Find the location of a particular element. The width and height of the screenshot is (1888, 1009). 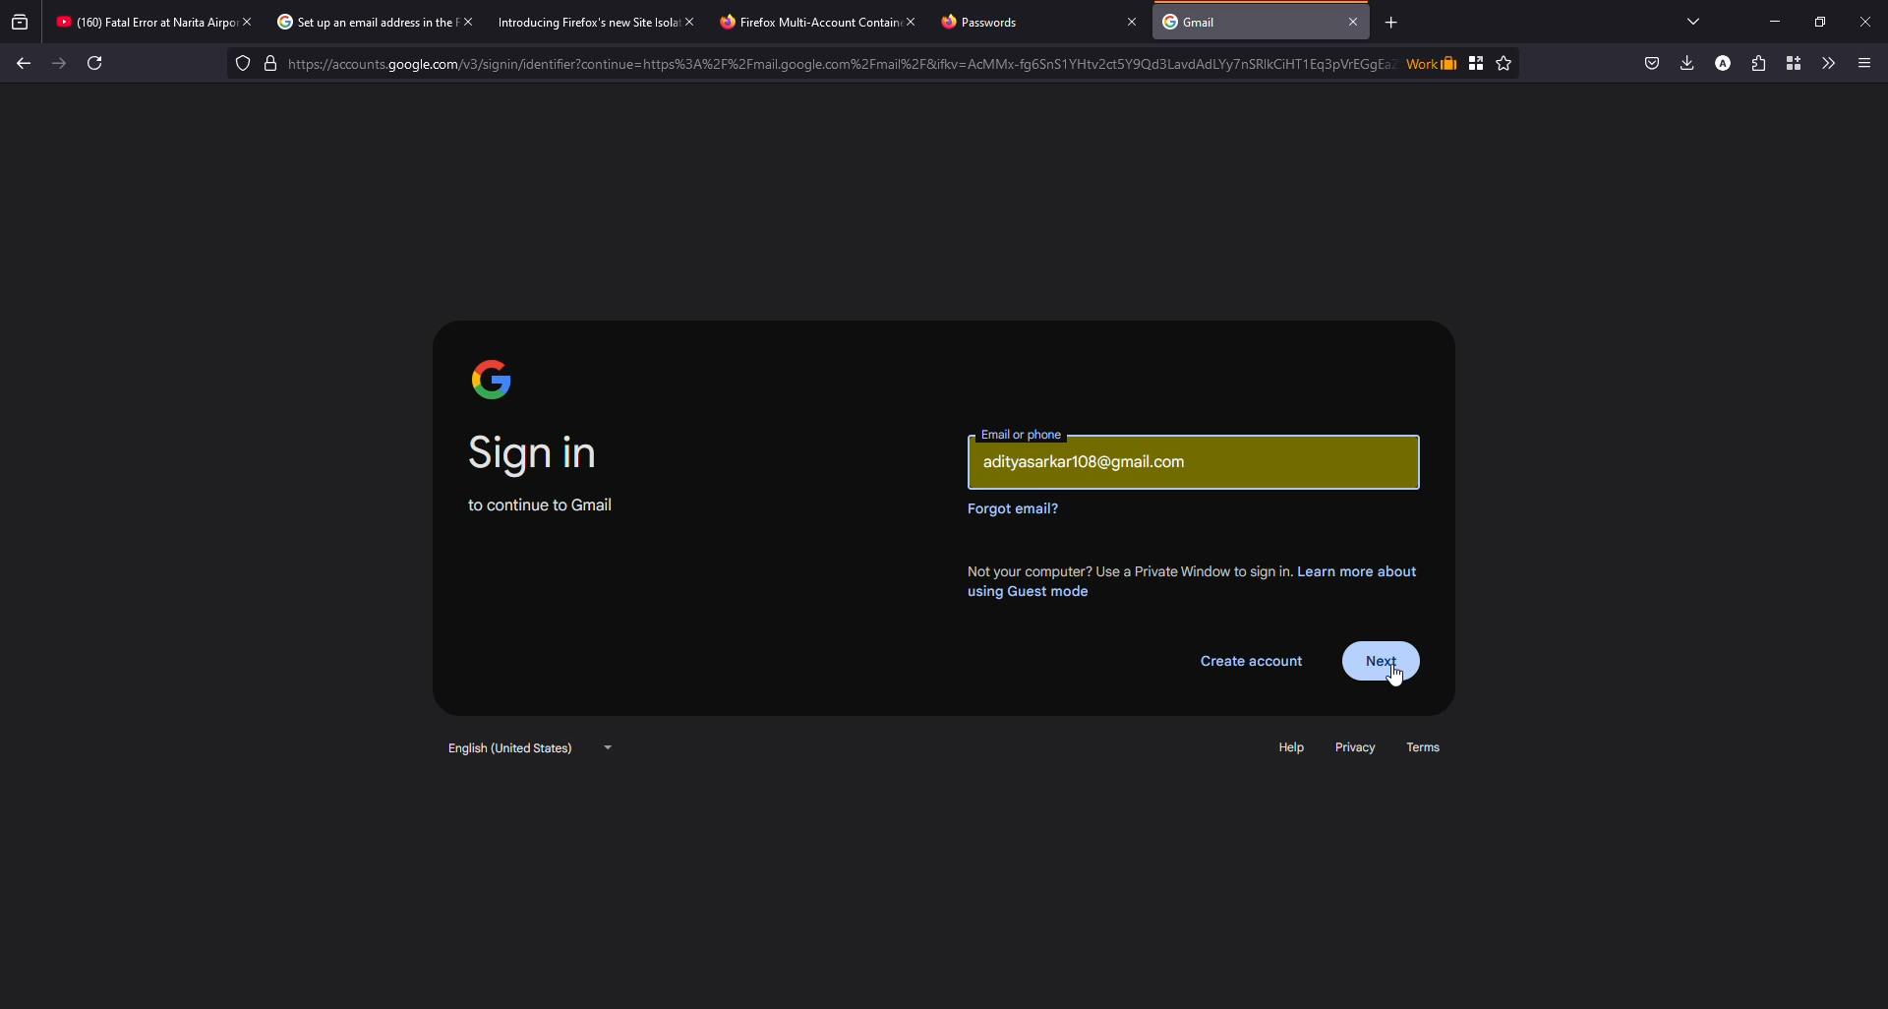

close is located at coordinates (1868, 20).